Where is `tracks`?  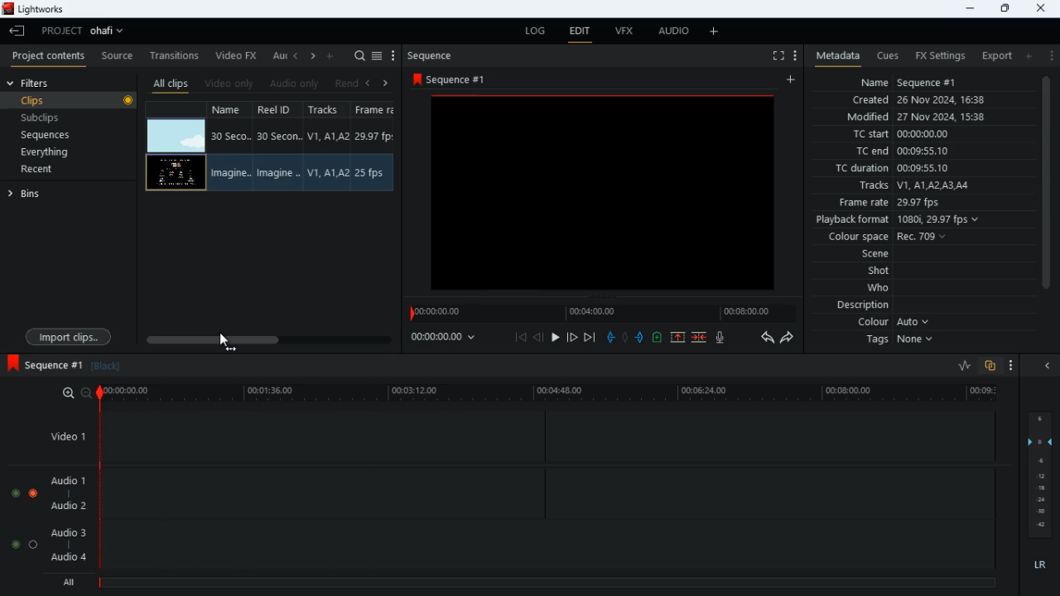 tracks is located at coordinates (909, 186).